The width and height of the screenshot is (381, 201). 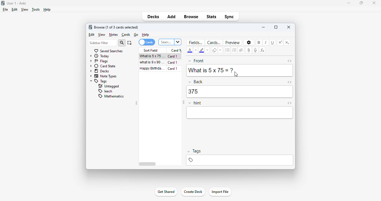 What do you see at coordinates (233, 42) in the screenshot?
I see `preview` at bounding box center [233, 42].